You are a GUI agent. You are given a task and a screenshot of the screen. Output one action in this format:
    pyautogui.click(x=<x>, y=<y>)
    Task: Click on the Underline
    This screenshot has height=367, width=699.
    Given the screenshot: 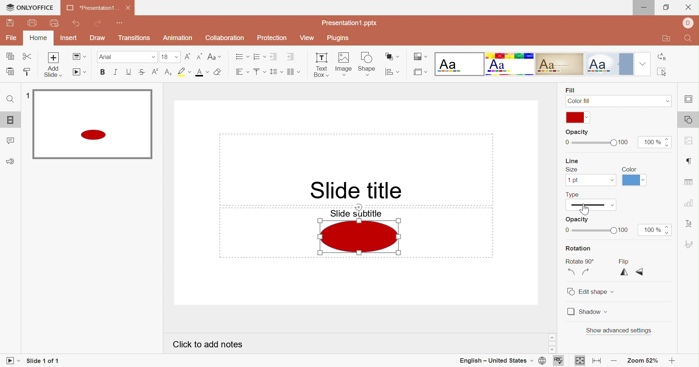 What is the action you would take?
    pyautogui.click(x=128, y=72)
    